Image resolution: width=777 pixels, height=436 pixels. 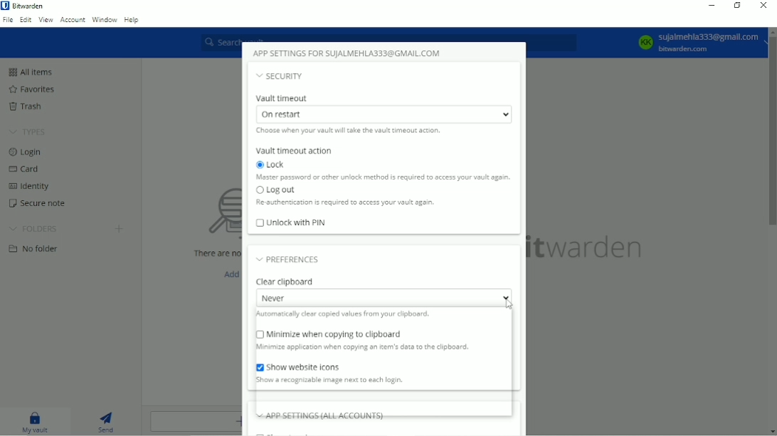 I want to click on File, so click(x=9, y=20).